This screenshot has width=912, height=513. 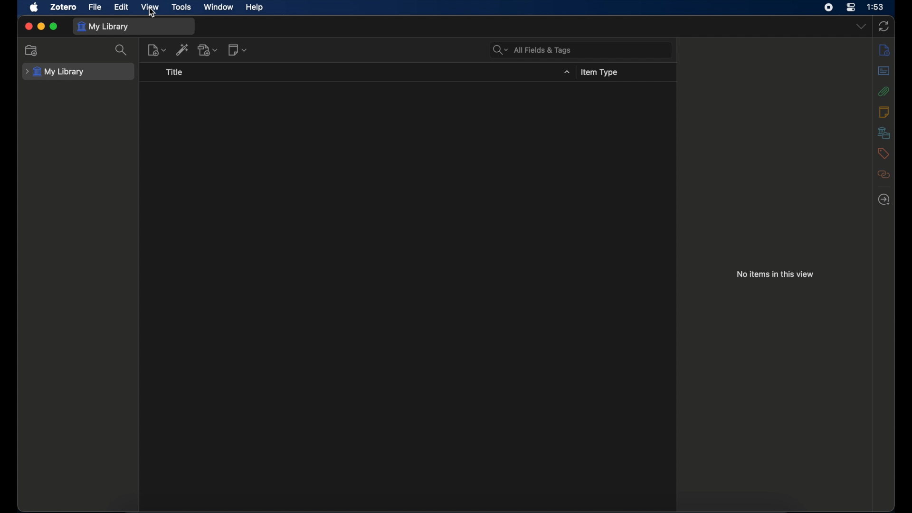 I want to click on zotero, so click(x=64, y=7).